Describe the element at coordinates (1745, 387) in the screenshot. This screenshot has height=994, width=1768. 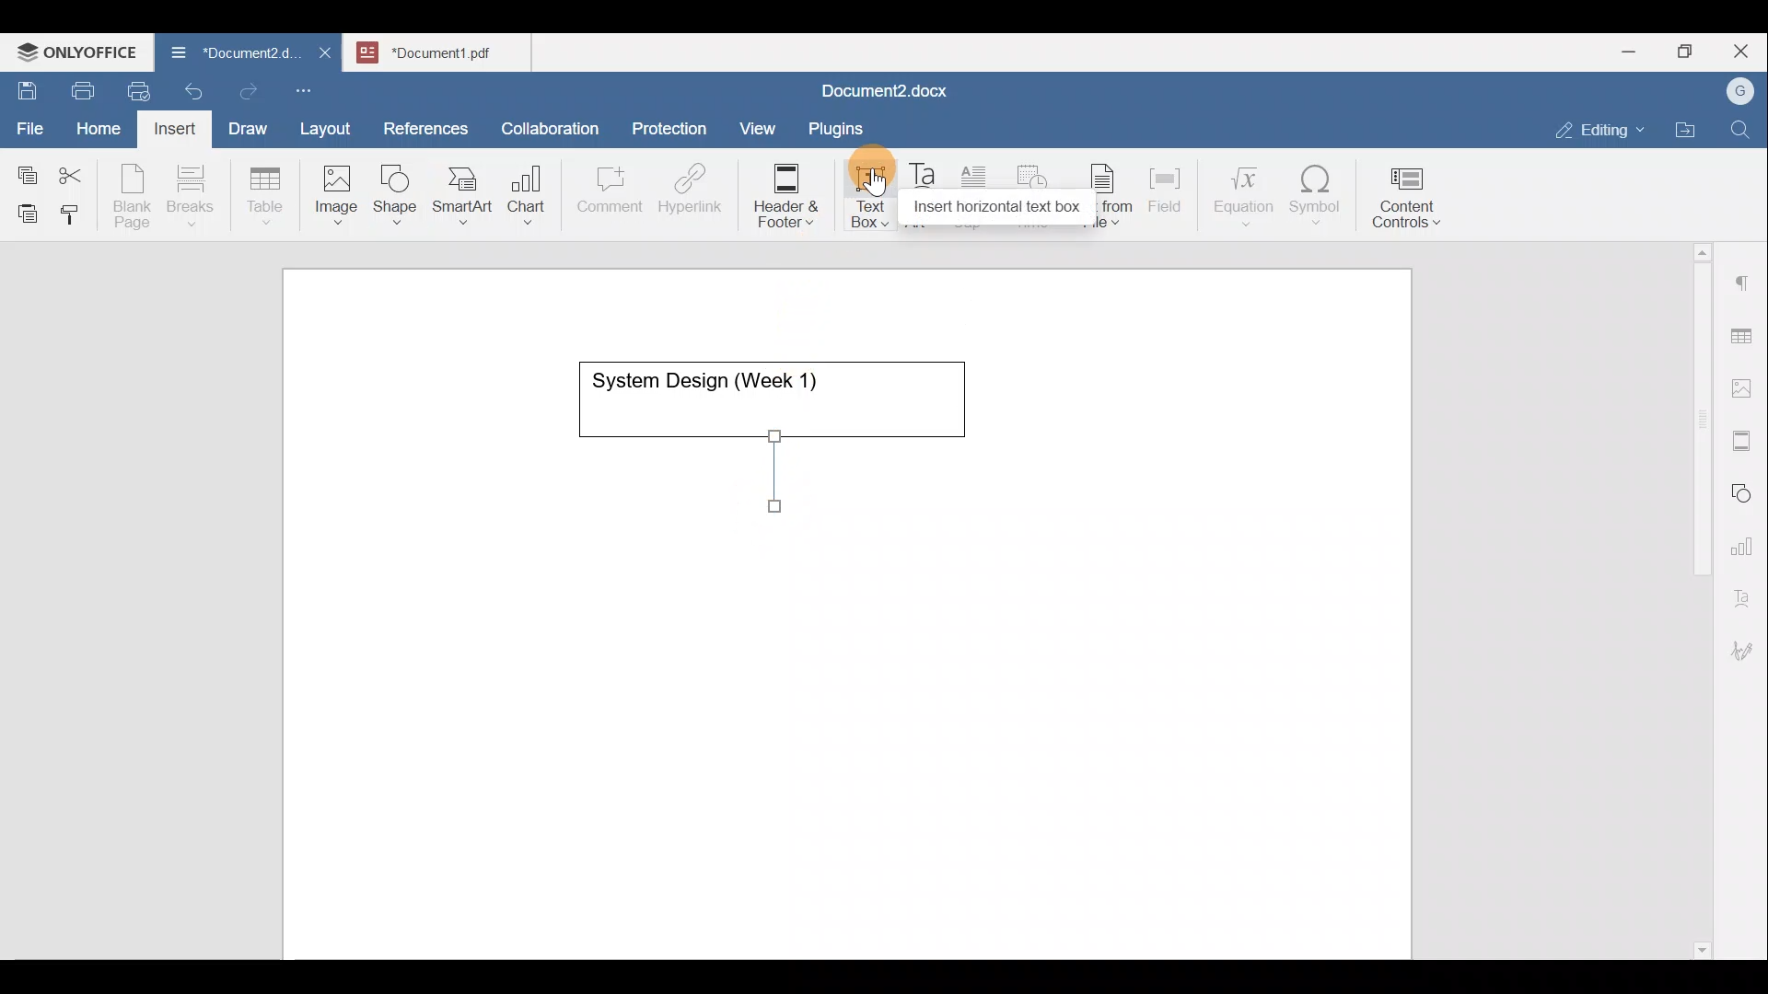
I see `Image settings` at that location.